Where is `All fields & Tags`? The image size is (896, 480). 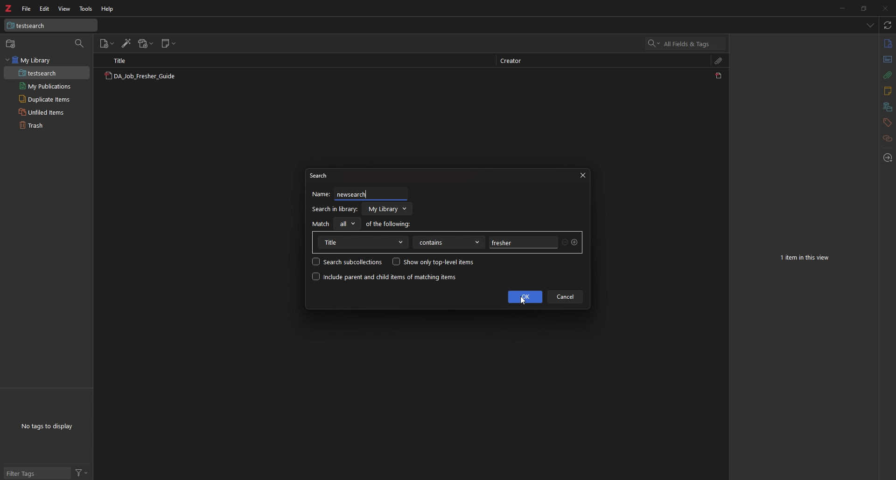
All fields & Tags is located at coordinates (686, 43).